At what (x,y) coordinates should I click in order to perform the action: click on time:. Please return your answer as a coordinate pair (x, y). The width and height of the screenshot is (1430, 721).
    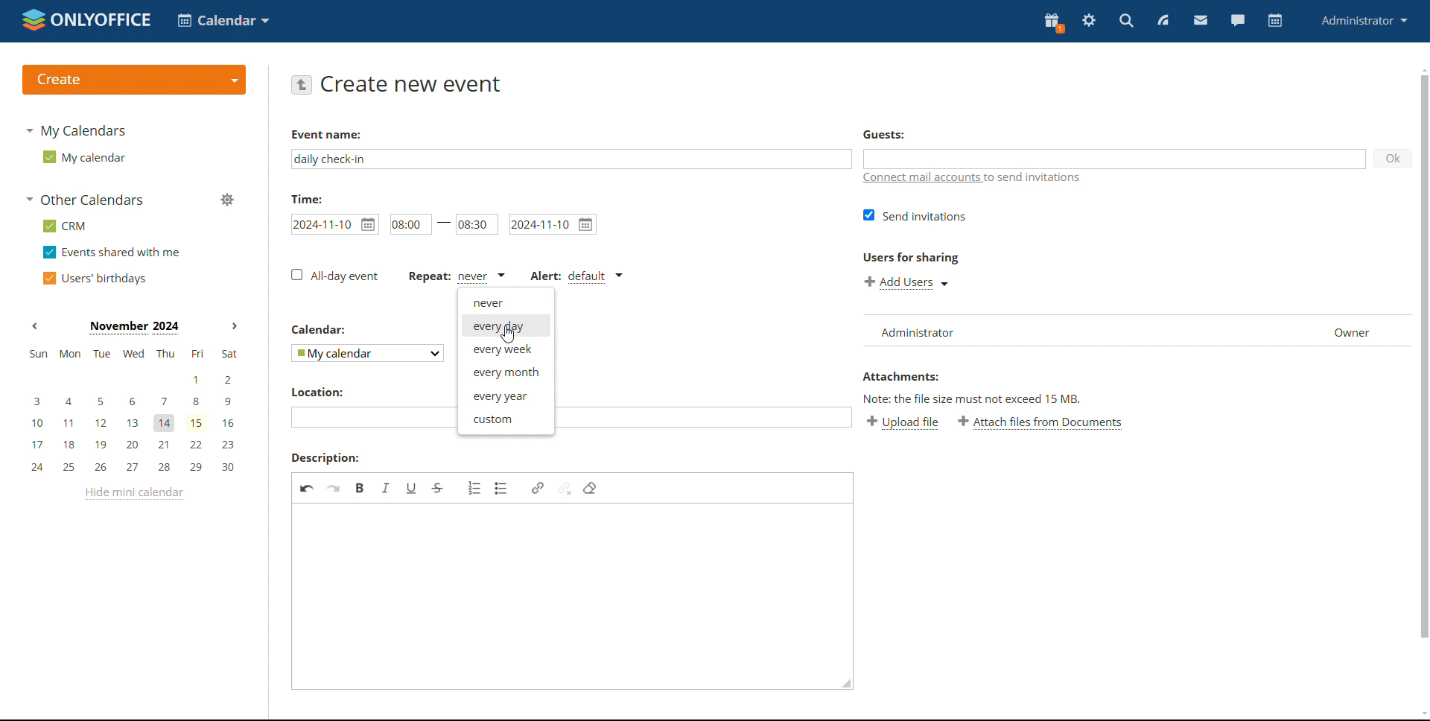
    Looking at the image, I should click on (312, 199).